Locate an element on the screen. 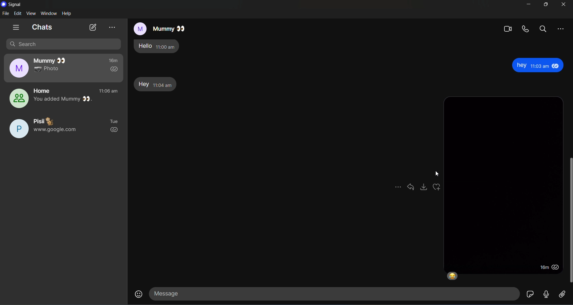 The width and height of the screenshot is (573, 305). pisii chat is located at coordinates (63, 129).